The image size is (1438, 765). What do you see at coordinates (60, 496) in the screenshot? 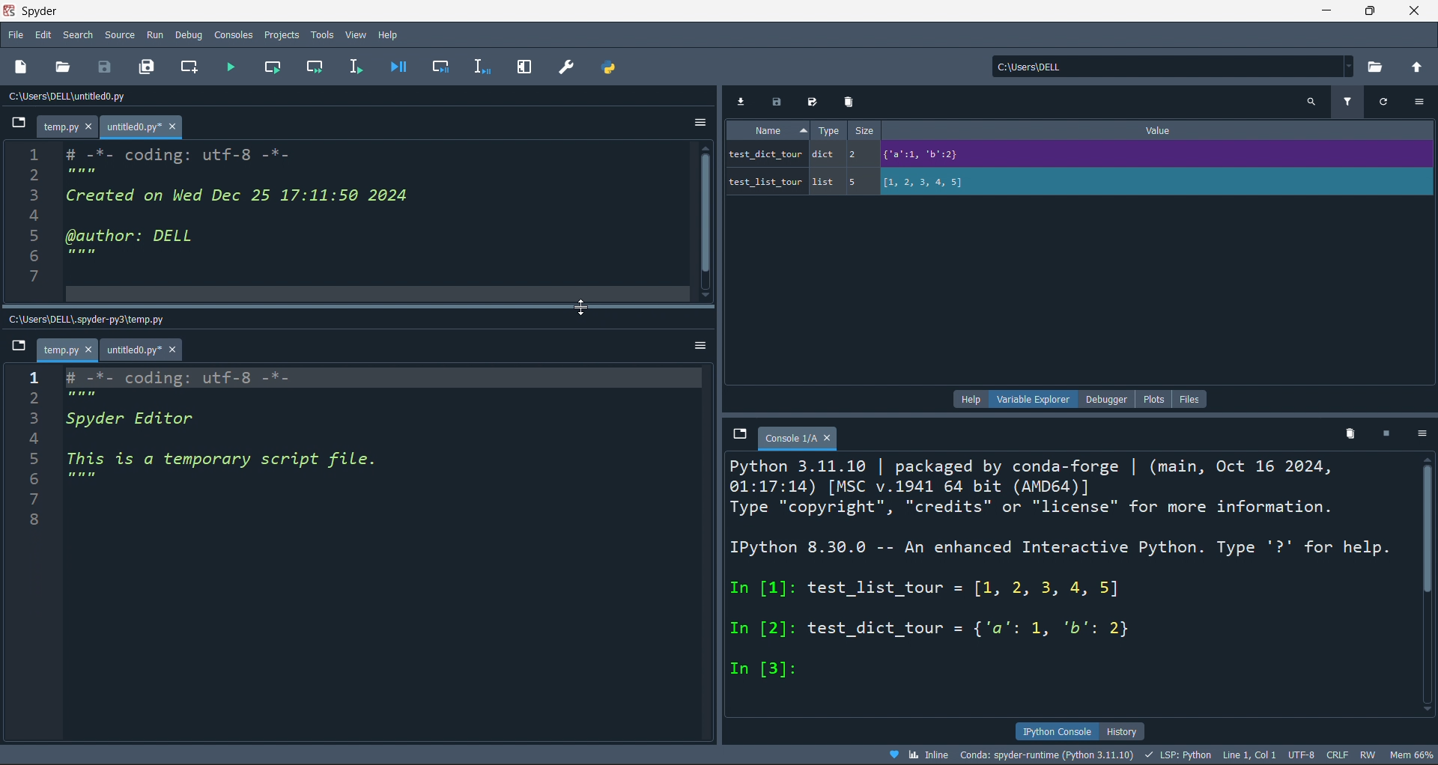
I see `7` at bounding box center [60, 496].